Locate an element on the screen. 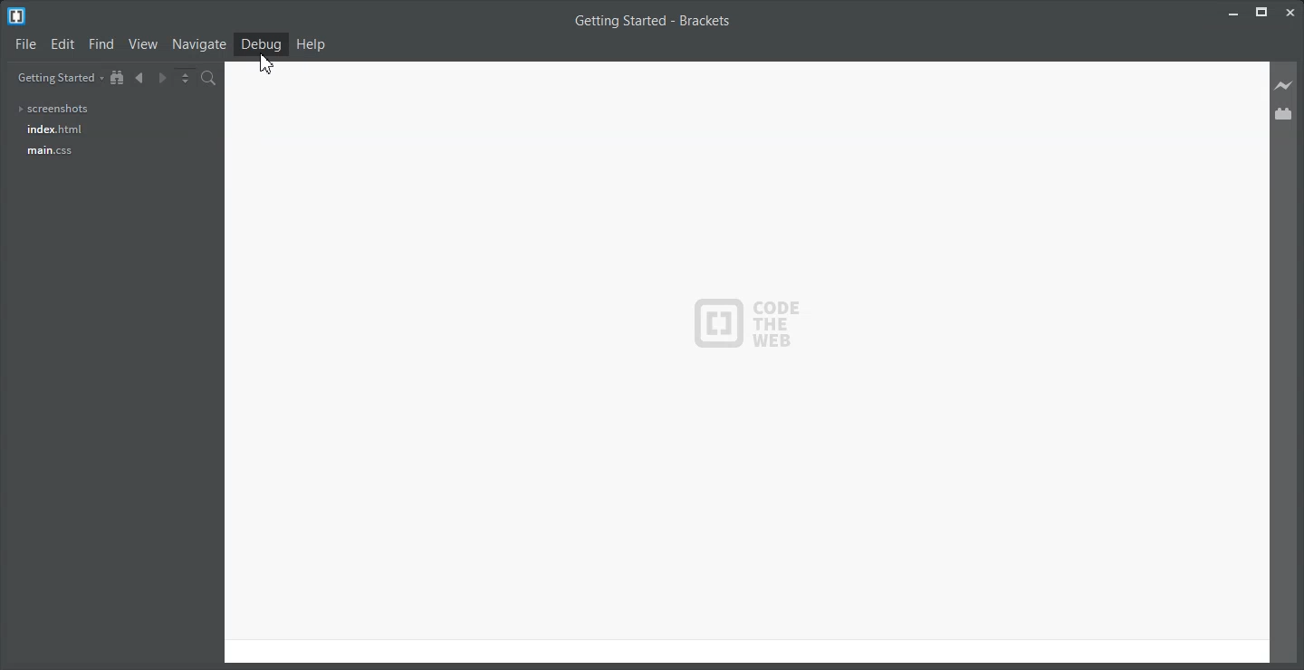 The image size is (1304, 670). Navigate is located at coordinates (200, 44).